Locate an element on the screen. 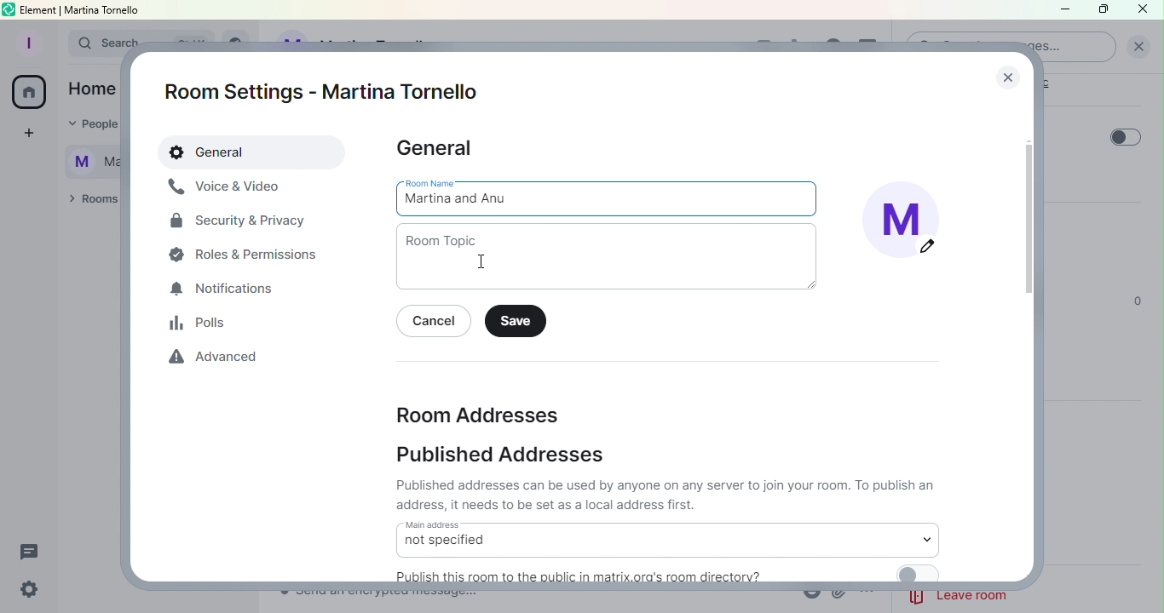 The height and width of the screenshot is (613, 1164). Close is located at coordinates (1147, 10).